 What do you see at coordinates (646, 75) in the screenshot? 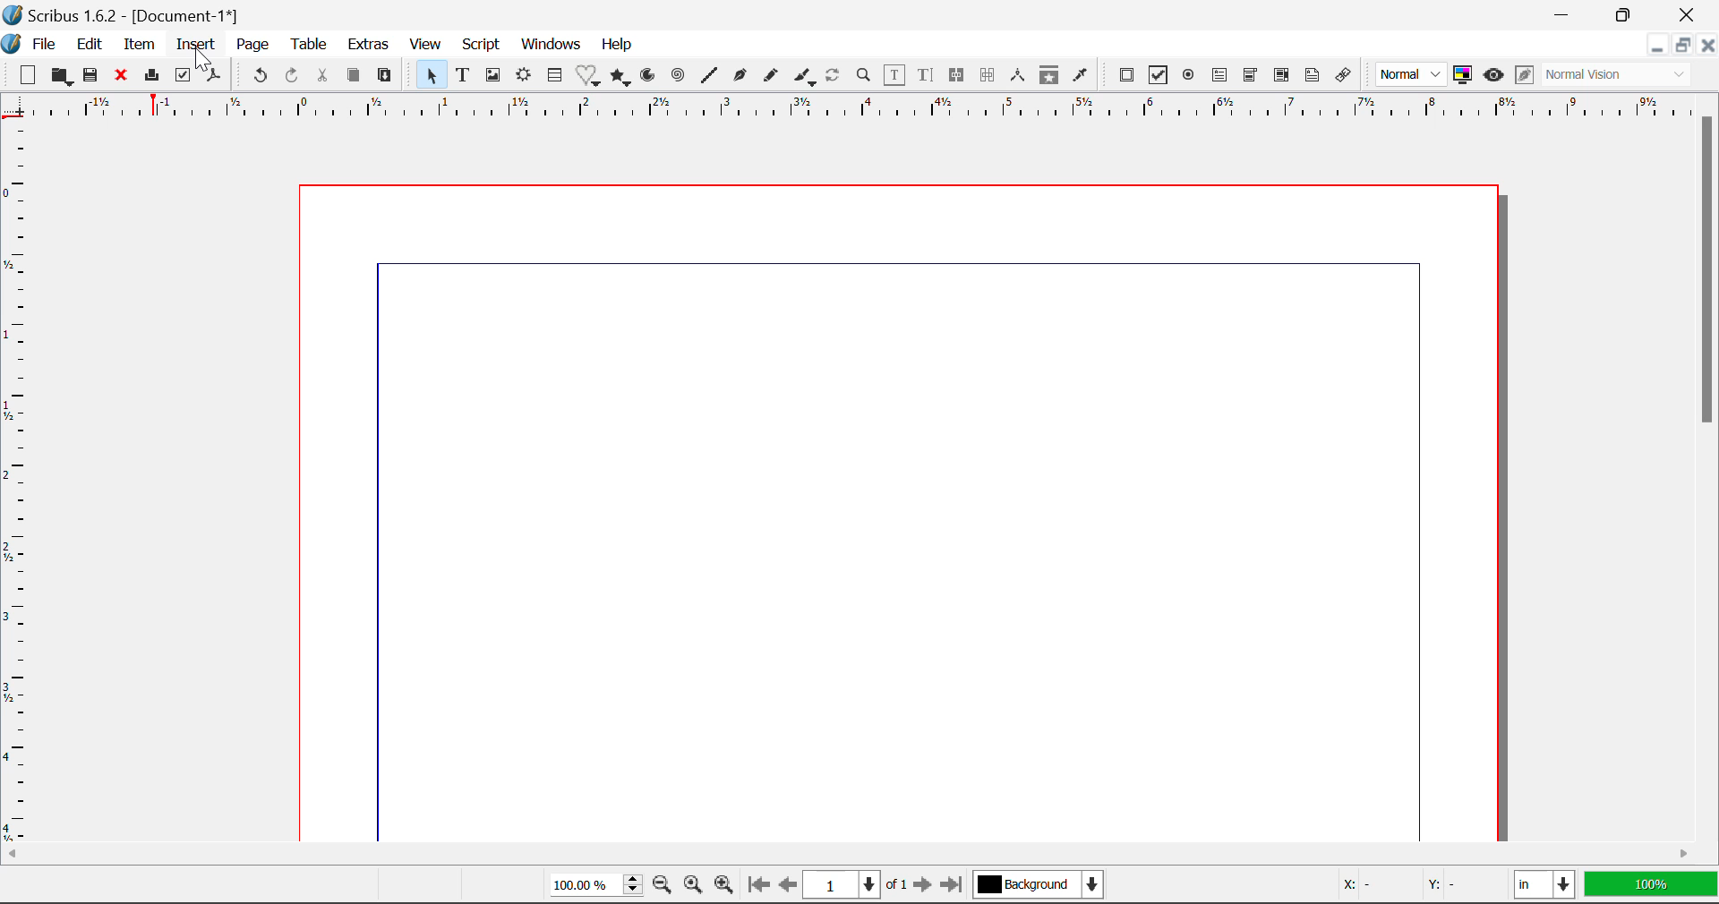
I see `Arcs` at bounding box center [646, 75].